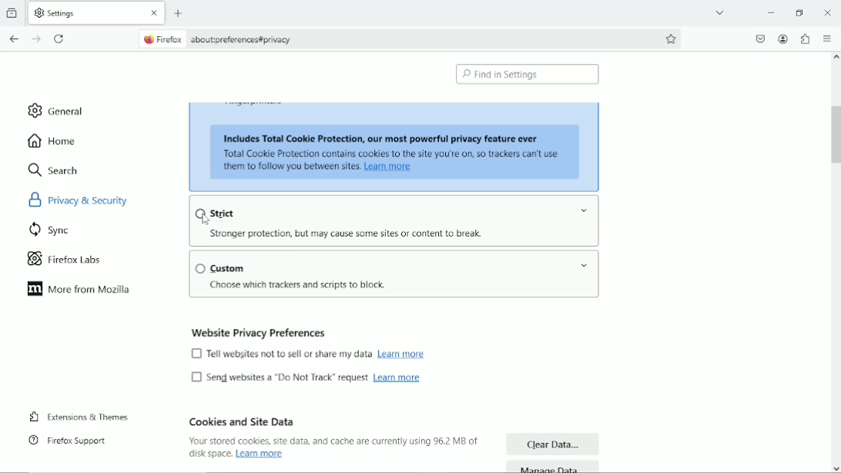 This screenshot has width=841, height=473. I want to click on new tab, so click(179, 14).